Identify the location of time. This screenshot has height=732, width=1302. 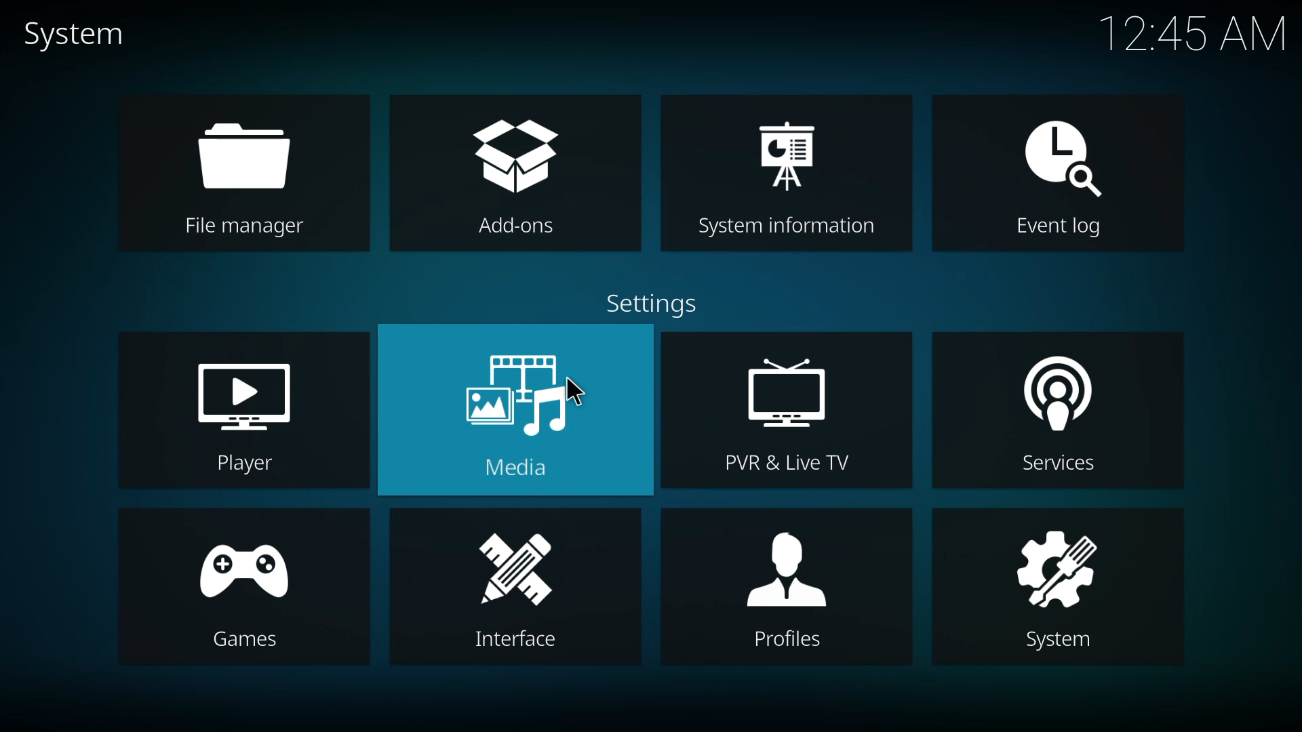
(1196, 31).